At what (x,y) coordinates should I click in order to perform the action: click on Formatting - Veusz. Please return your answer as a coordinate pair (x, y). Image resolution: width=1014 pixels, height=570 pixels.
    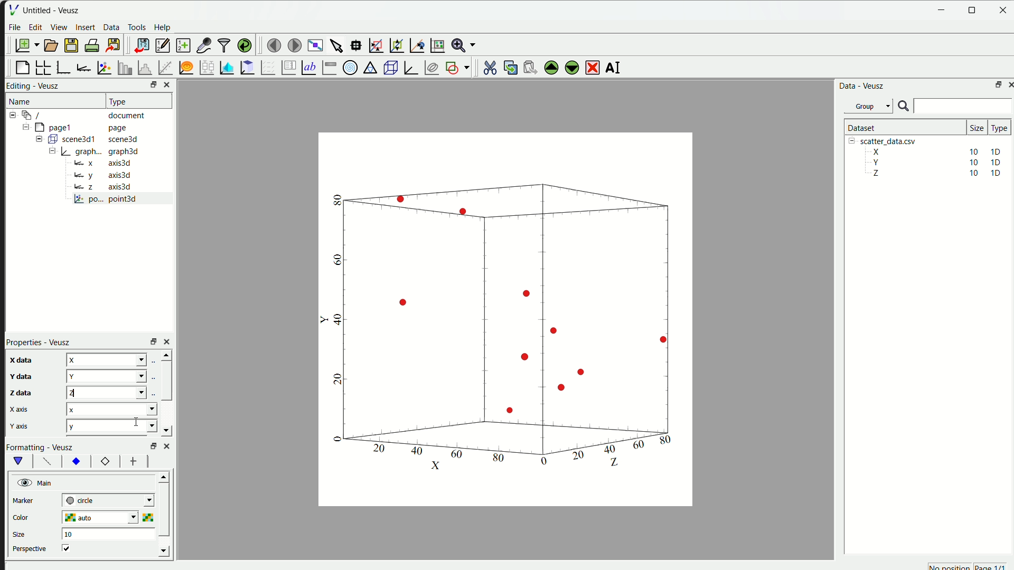
    Looking at the image, I should click on (45, 447).